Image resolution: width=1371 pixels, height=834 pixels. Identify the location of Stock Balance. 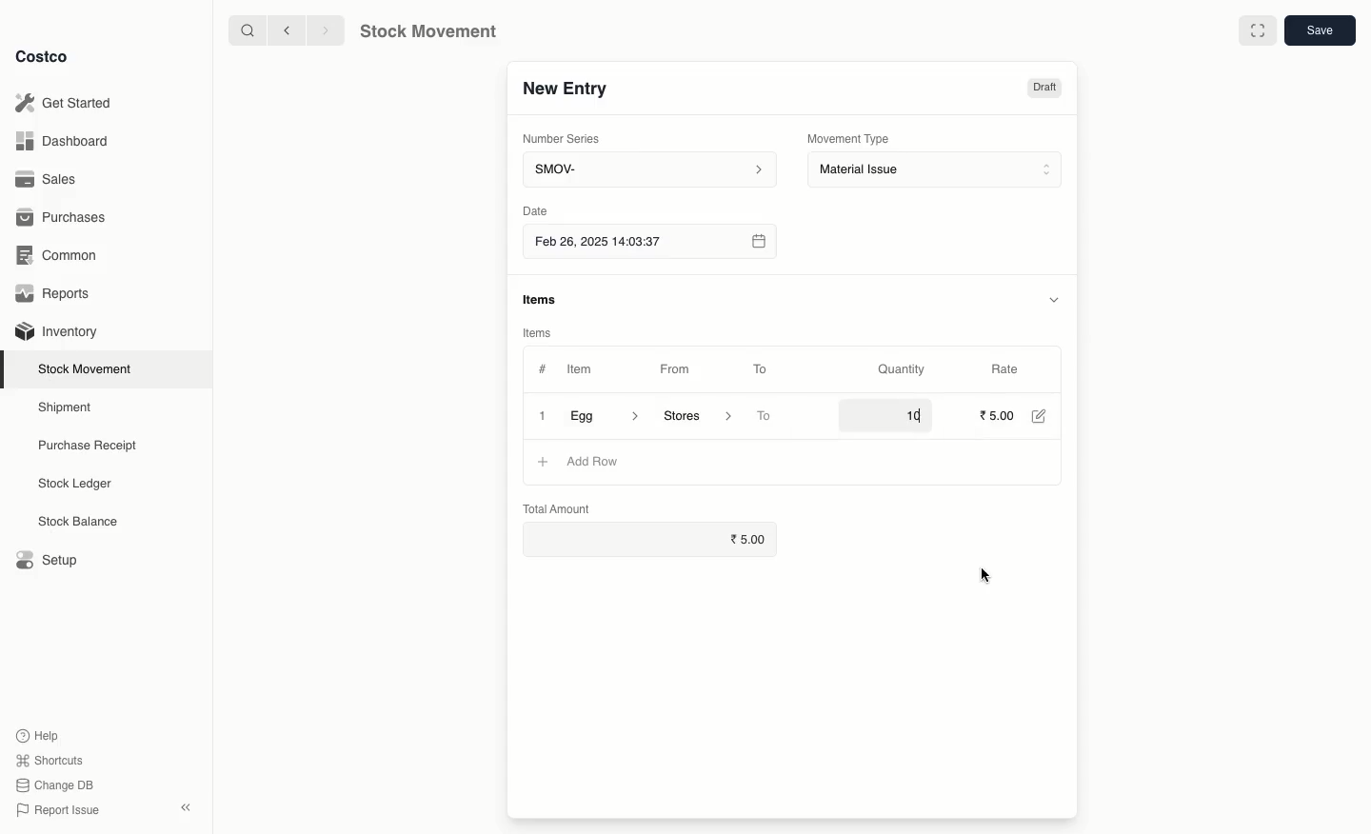
(80, 522).